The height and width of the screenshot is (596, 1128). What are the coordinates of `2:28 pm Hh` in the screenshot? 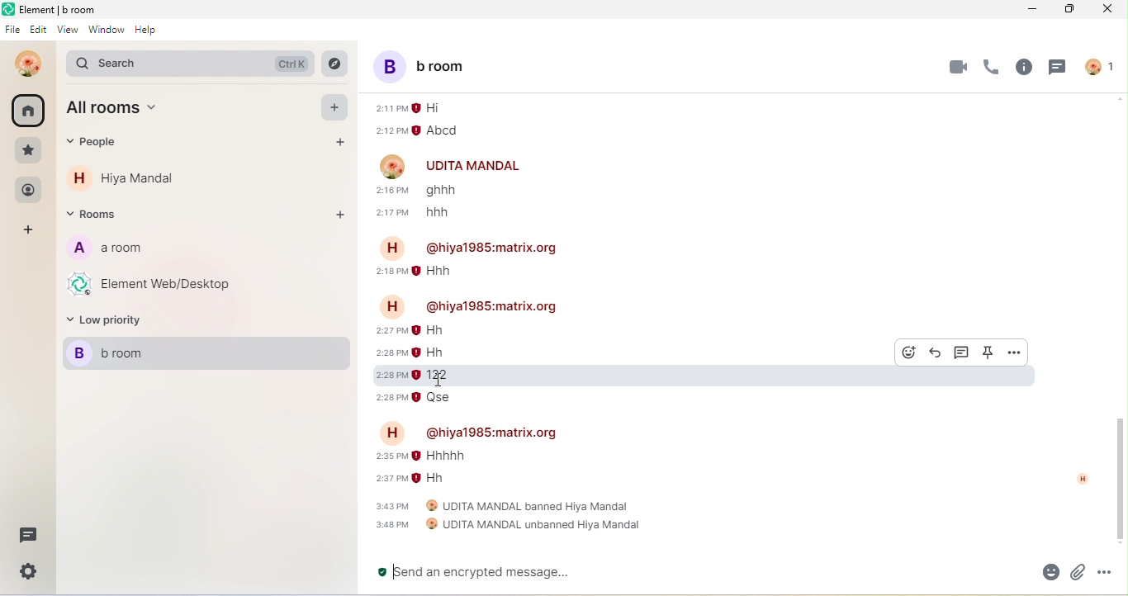 It's located at (410, 352).